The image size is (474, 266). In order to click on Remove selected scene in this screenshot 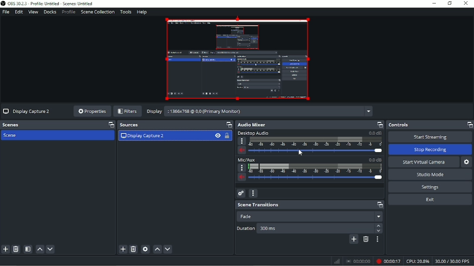, I will do `click(16, 249)`.